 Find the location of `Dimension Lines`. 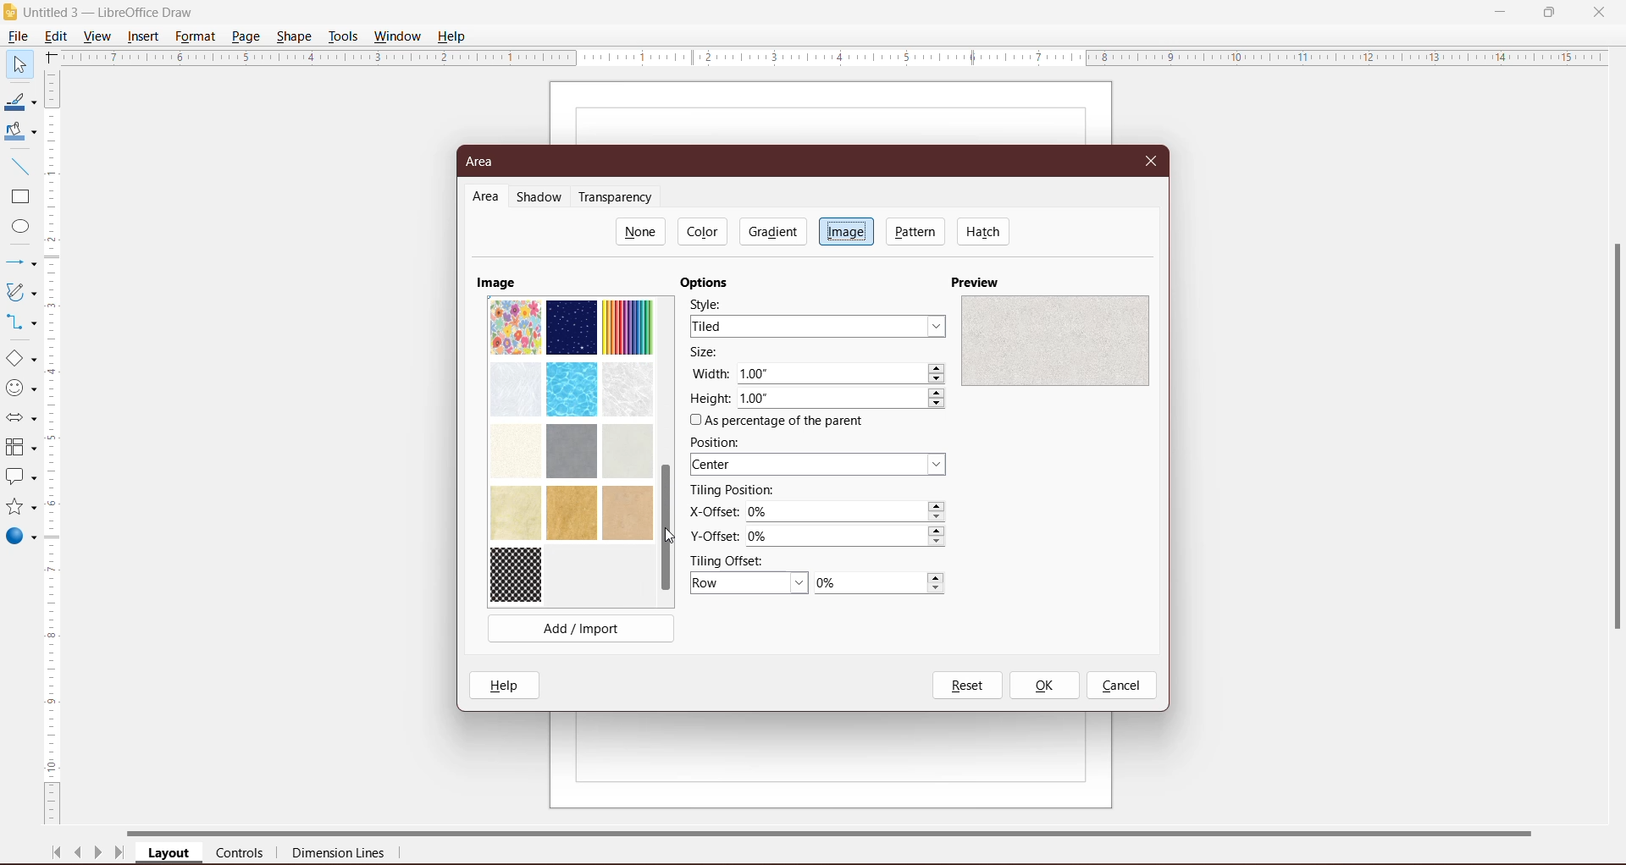

Dimension Lines is located at coordinates (340, 855).